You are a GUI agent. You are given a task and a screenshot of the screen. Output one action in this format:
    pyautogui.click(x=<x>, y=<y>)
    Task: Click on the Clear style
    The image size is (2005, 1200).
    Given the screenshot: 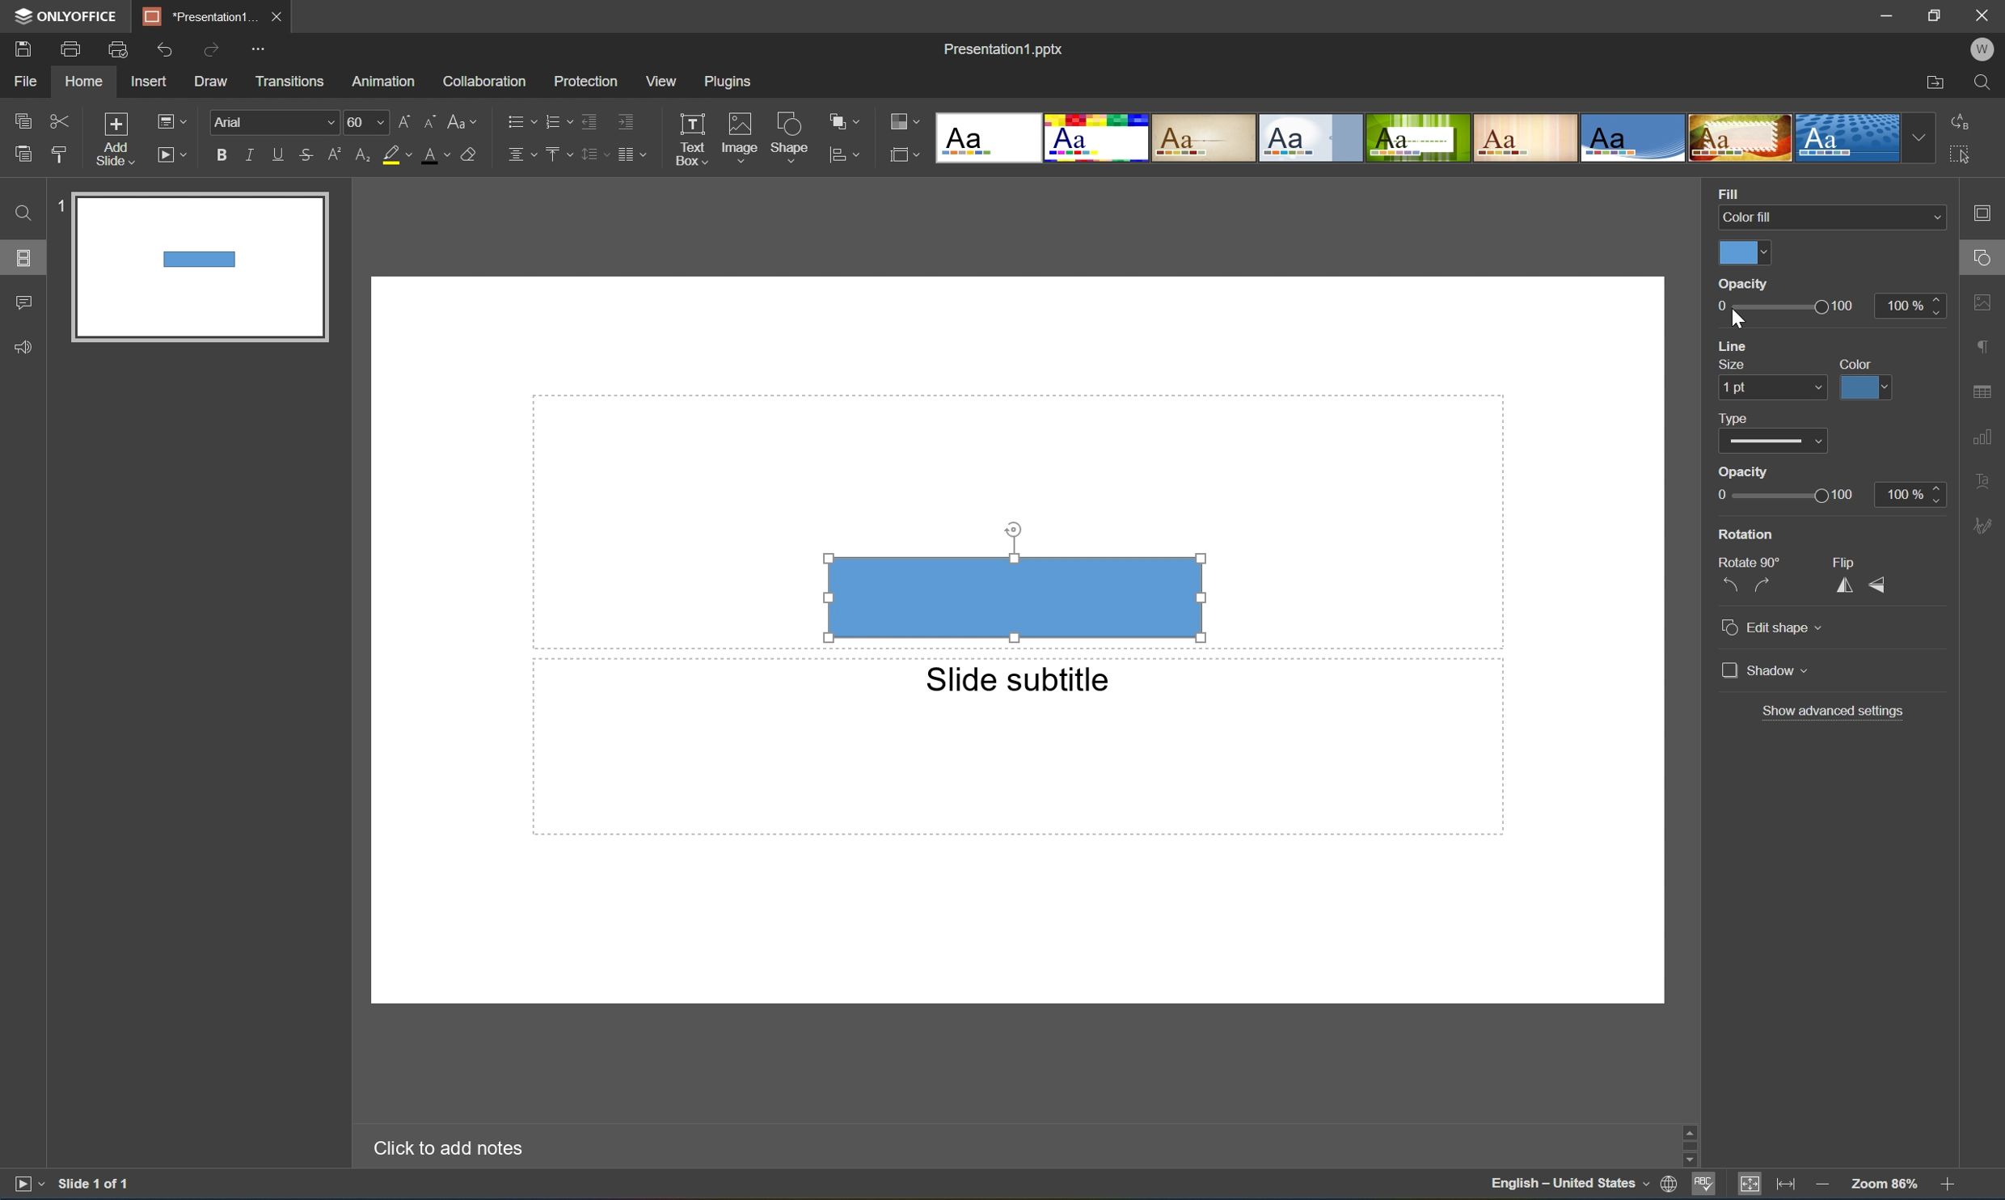 What is the action you would take?
    pyautogui.click(x=478, y=155)
    